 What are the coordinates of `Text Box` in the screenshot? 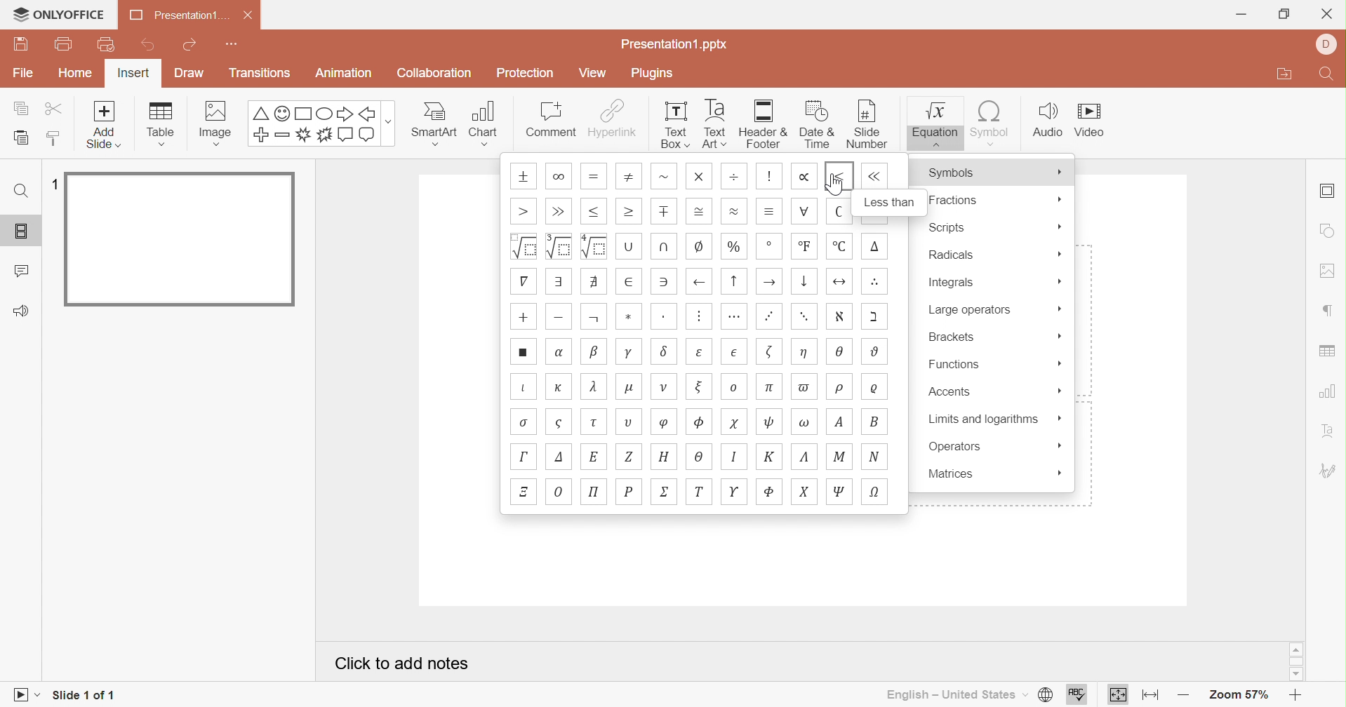 It's located at (676, 126).